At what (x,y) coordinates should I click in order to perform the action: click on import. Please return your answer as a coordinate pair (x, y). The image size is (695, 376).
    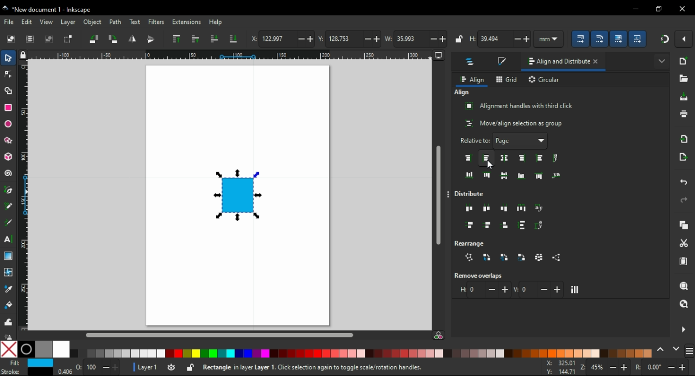
    Looking at the image, I should click on (684, 139).